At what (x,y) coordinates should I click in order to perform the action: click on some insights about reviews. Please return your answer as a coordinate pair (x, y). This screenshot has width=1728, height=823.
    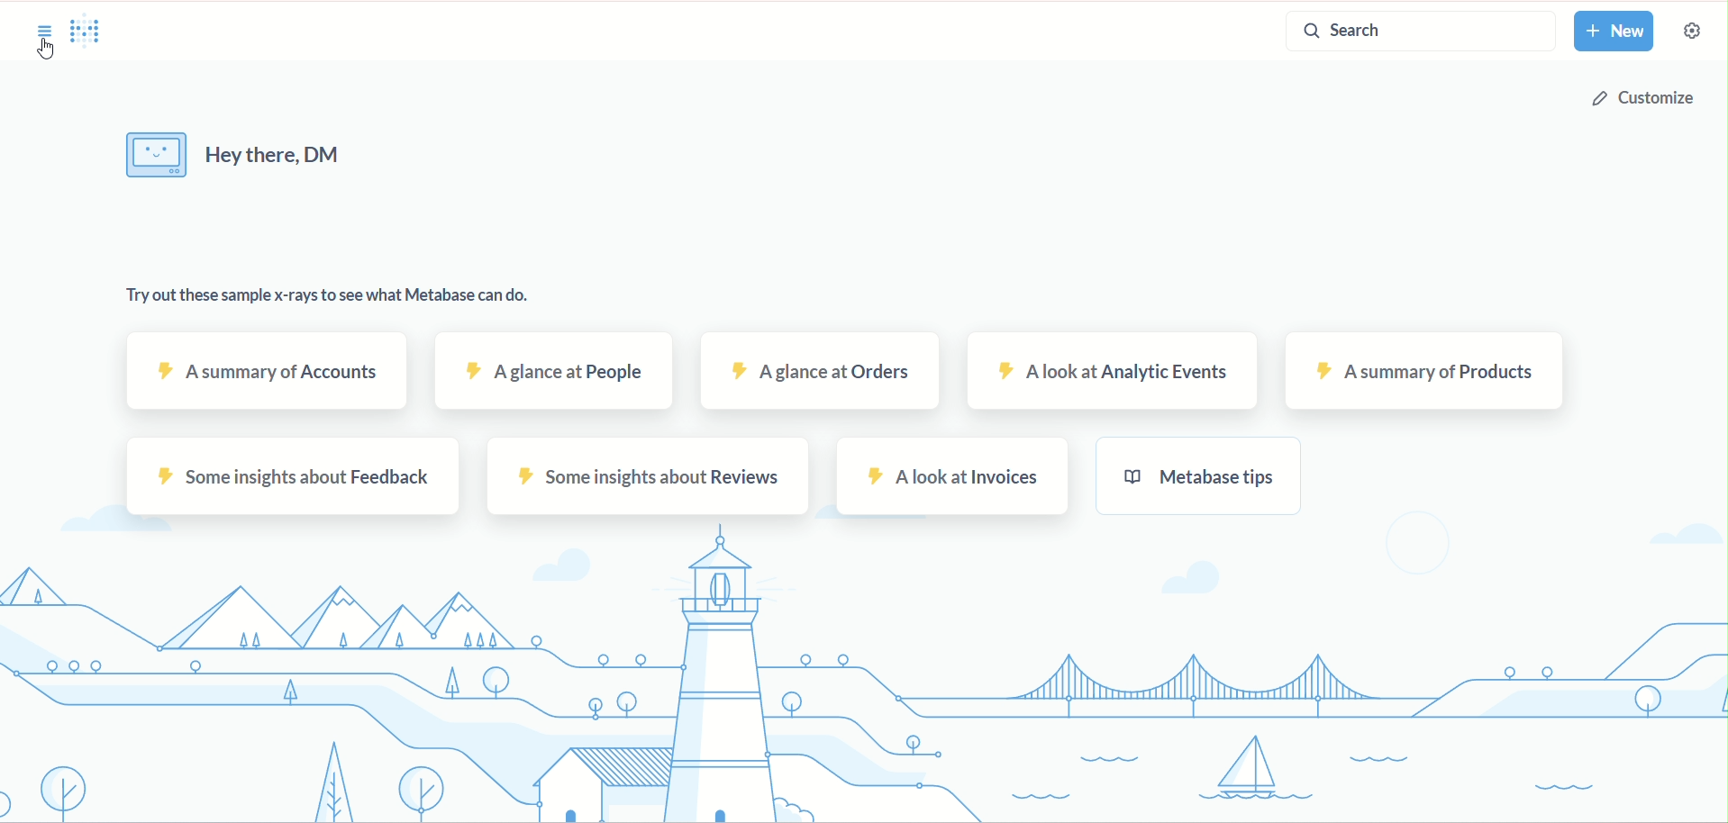
    Looking at the image, I should click on (652, 476).